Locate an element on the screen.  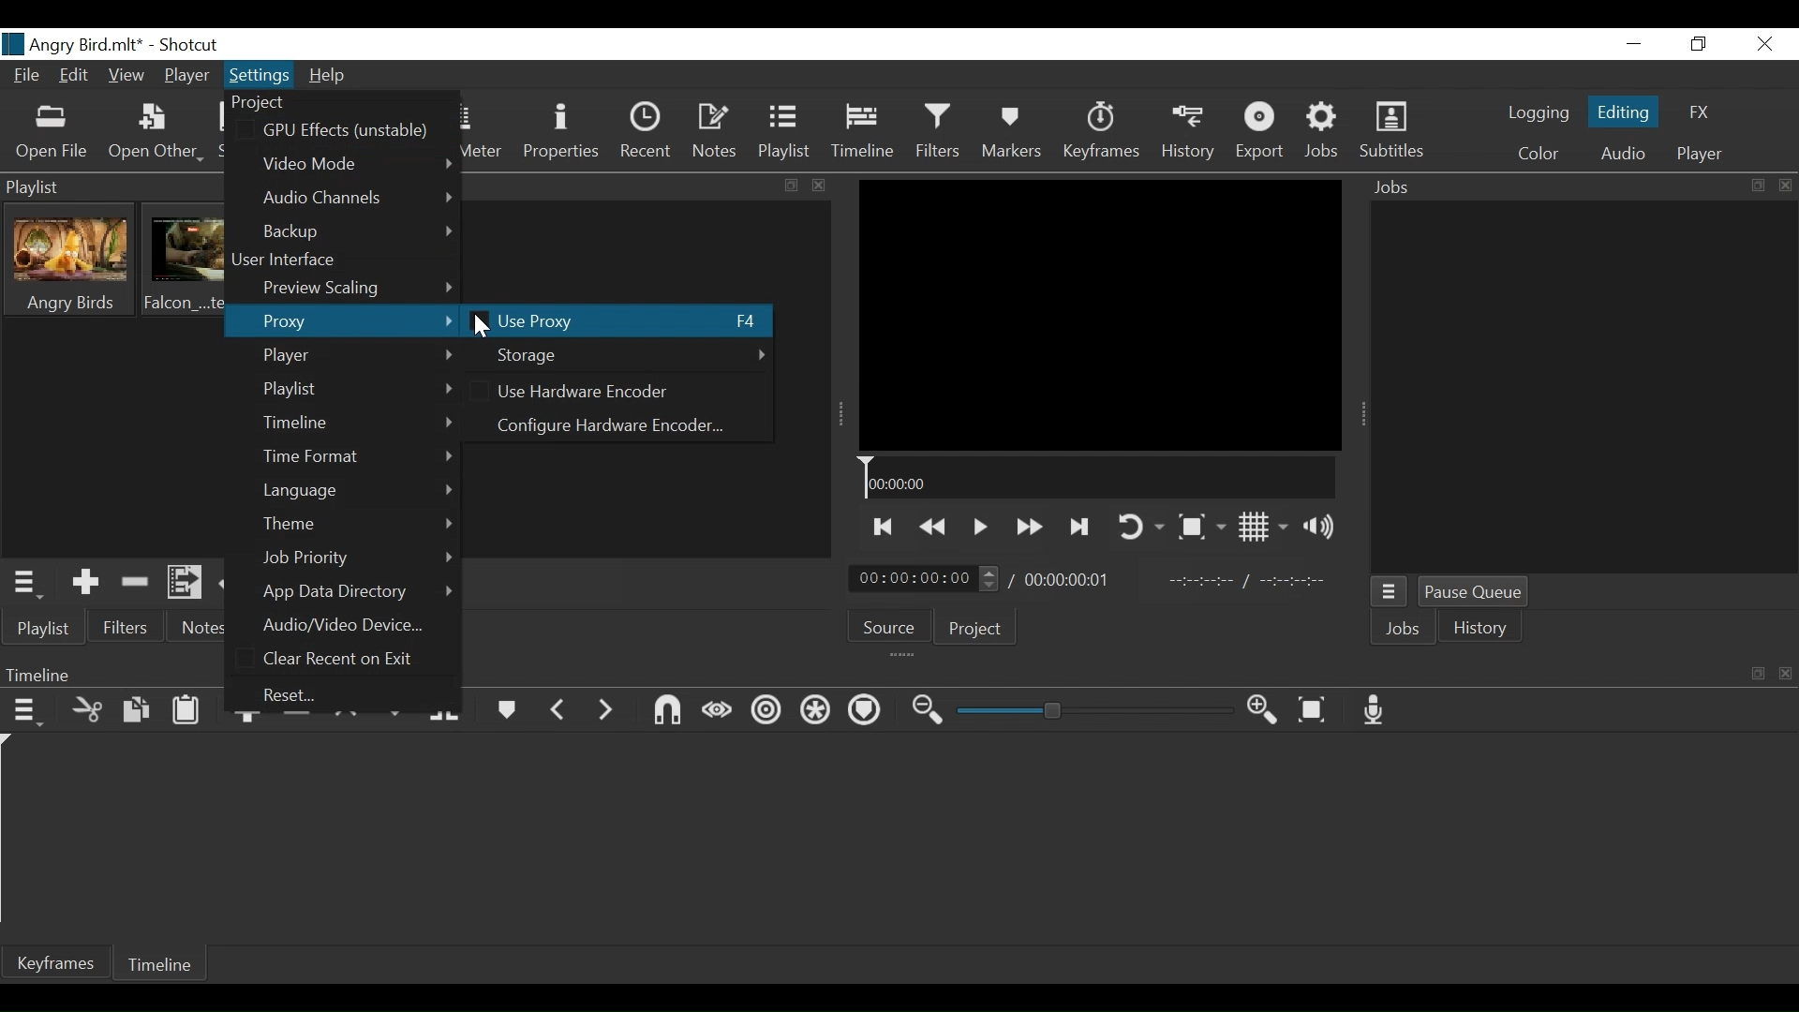
Toggle play or pause (space) is located at coordinates (981, 528).